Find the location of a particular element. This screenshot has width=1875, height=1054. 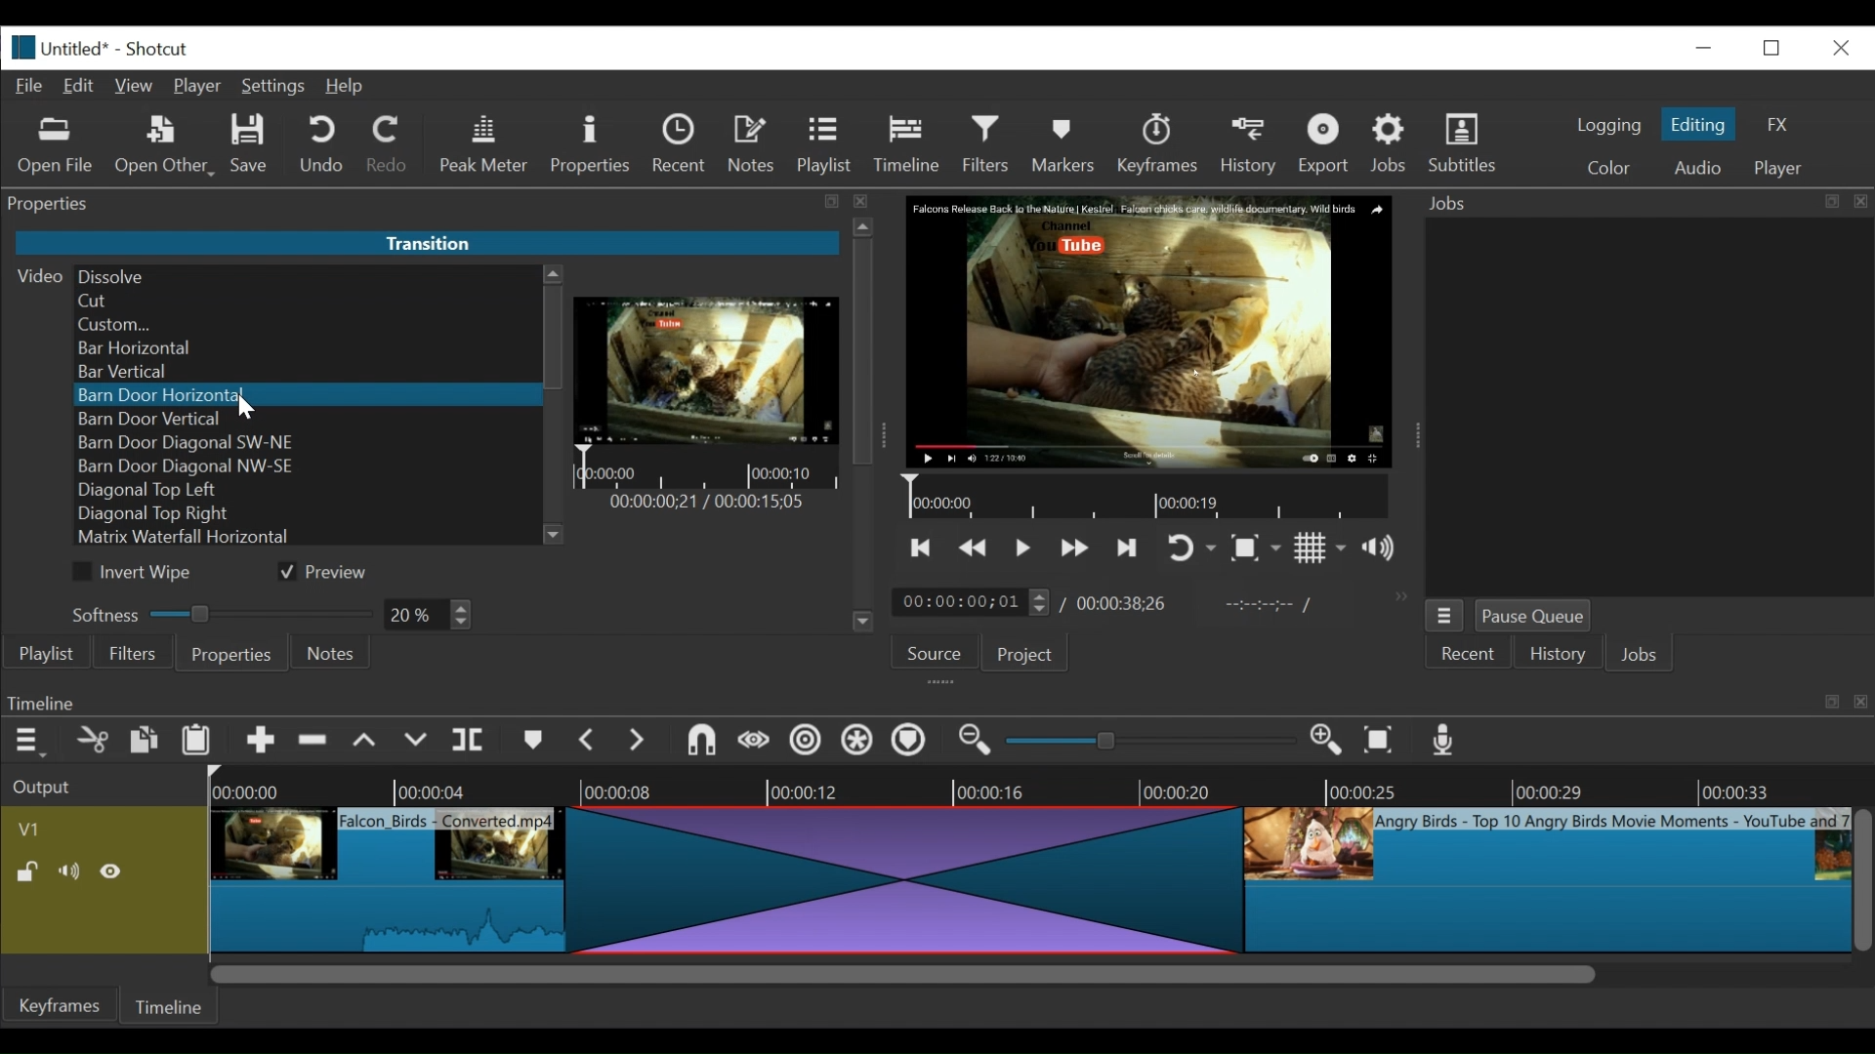

clip is located at coordinates (1548, 882).